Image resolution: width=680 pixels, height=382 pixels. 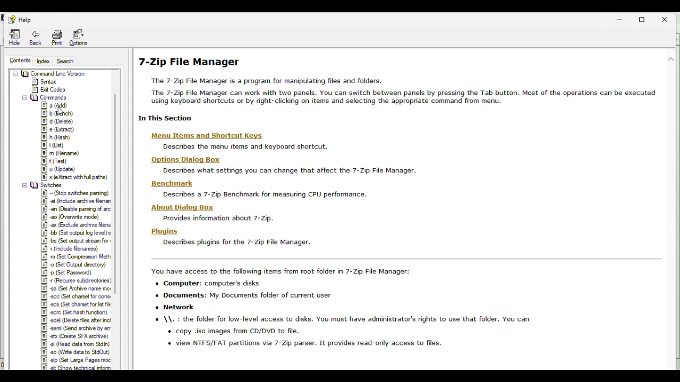 I want to click on ‘About Dialog Box, so click(x=184, y=207).